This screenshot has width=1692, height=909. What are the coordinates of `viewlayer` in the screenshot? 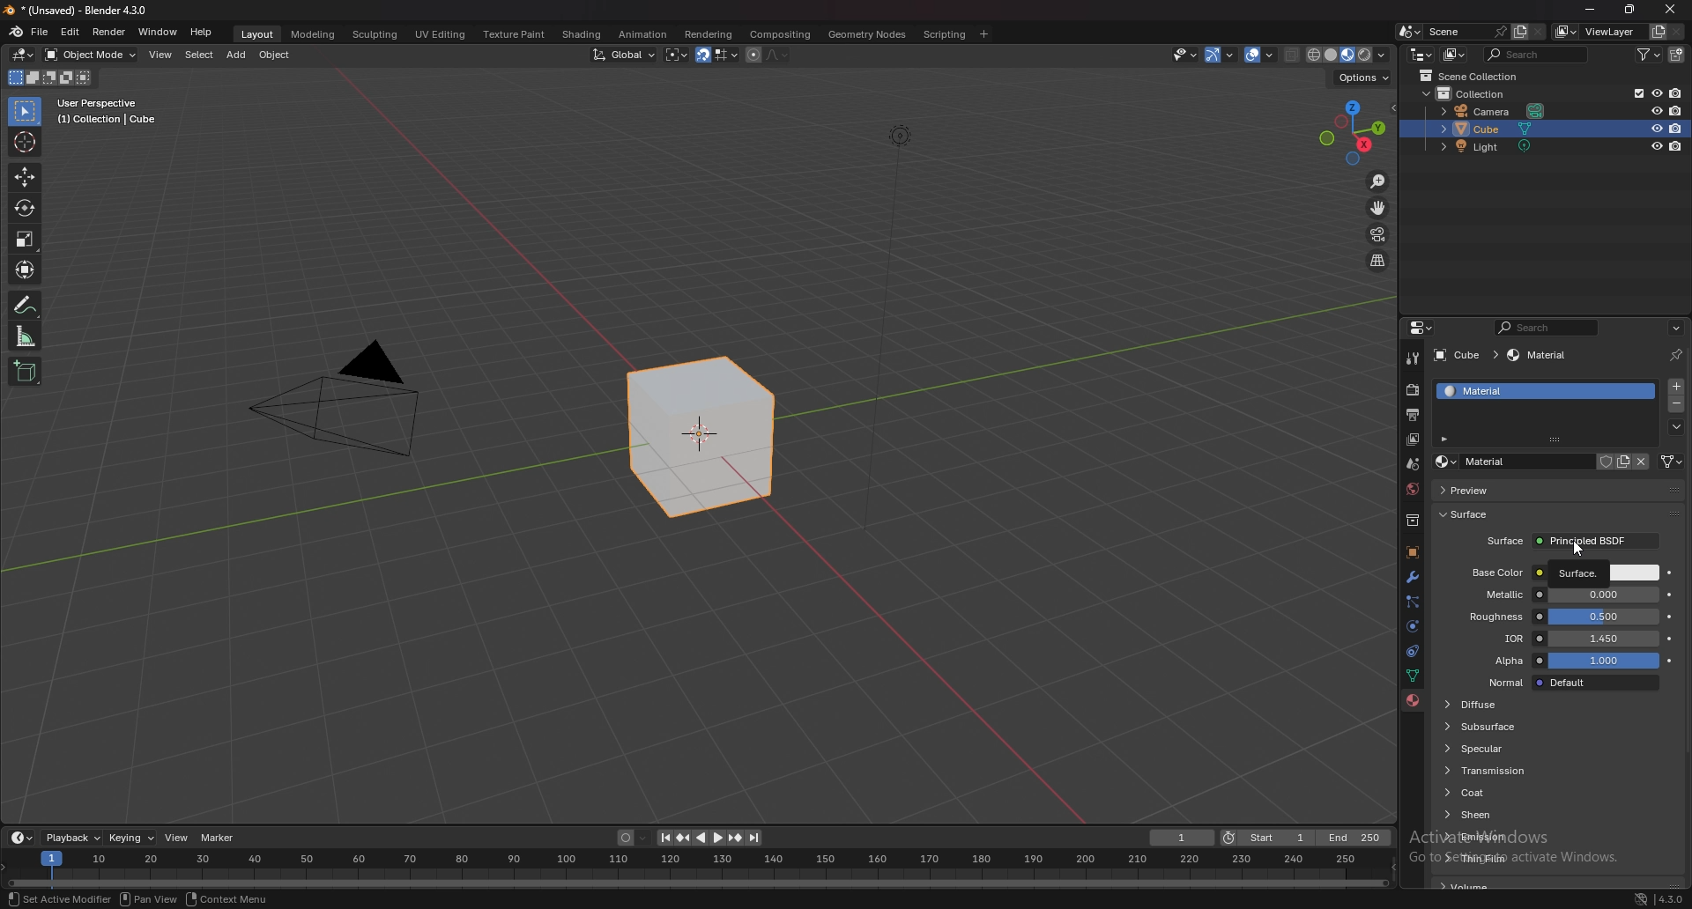 It's located at (1414, 440).